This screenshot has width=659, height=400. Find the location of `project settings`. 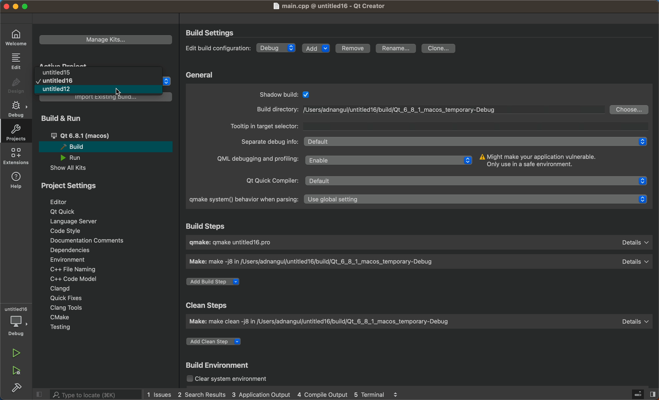

project settings is located at coordinates (107, 257).